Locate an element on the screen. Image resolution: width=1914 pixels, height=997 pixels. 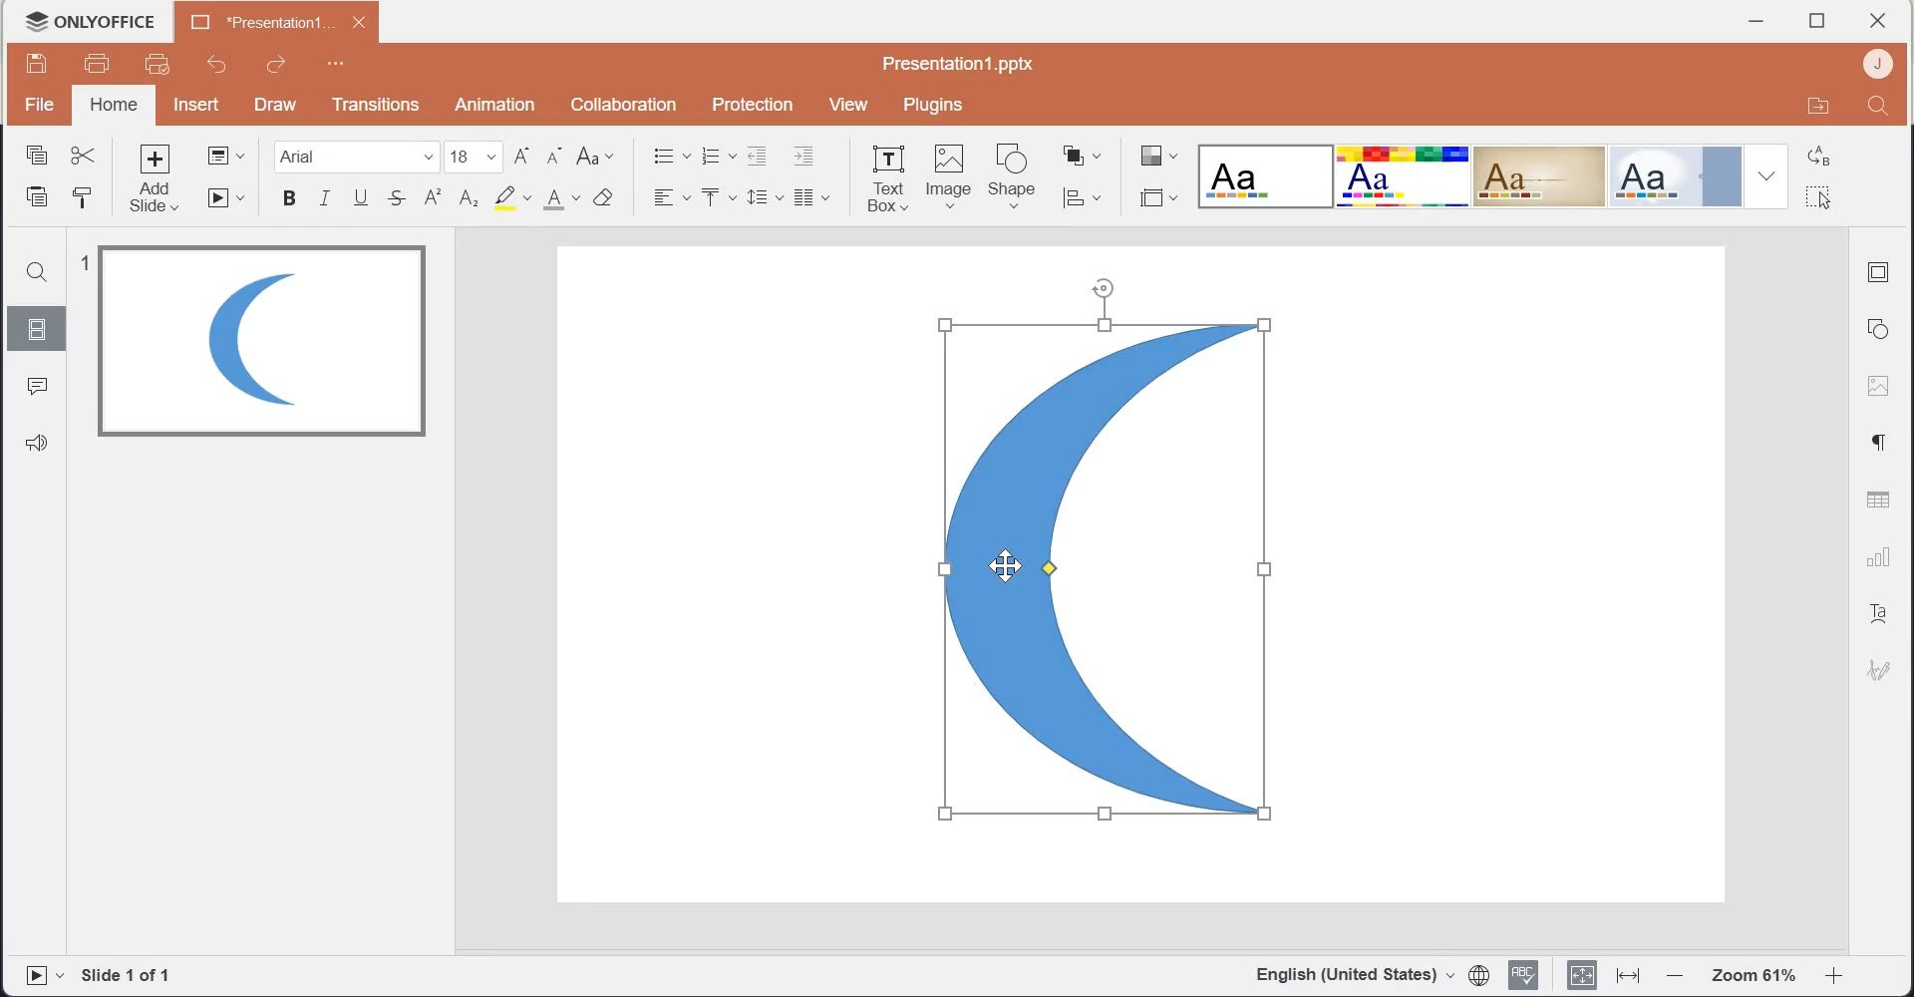
Signature is located at coordinates (1879, 668).